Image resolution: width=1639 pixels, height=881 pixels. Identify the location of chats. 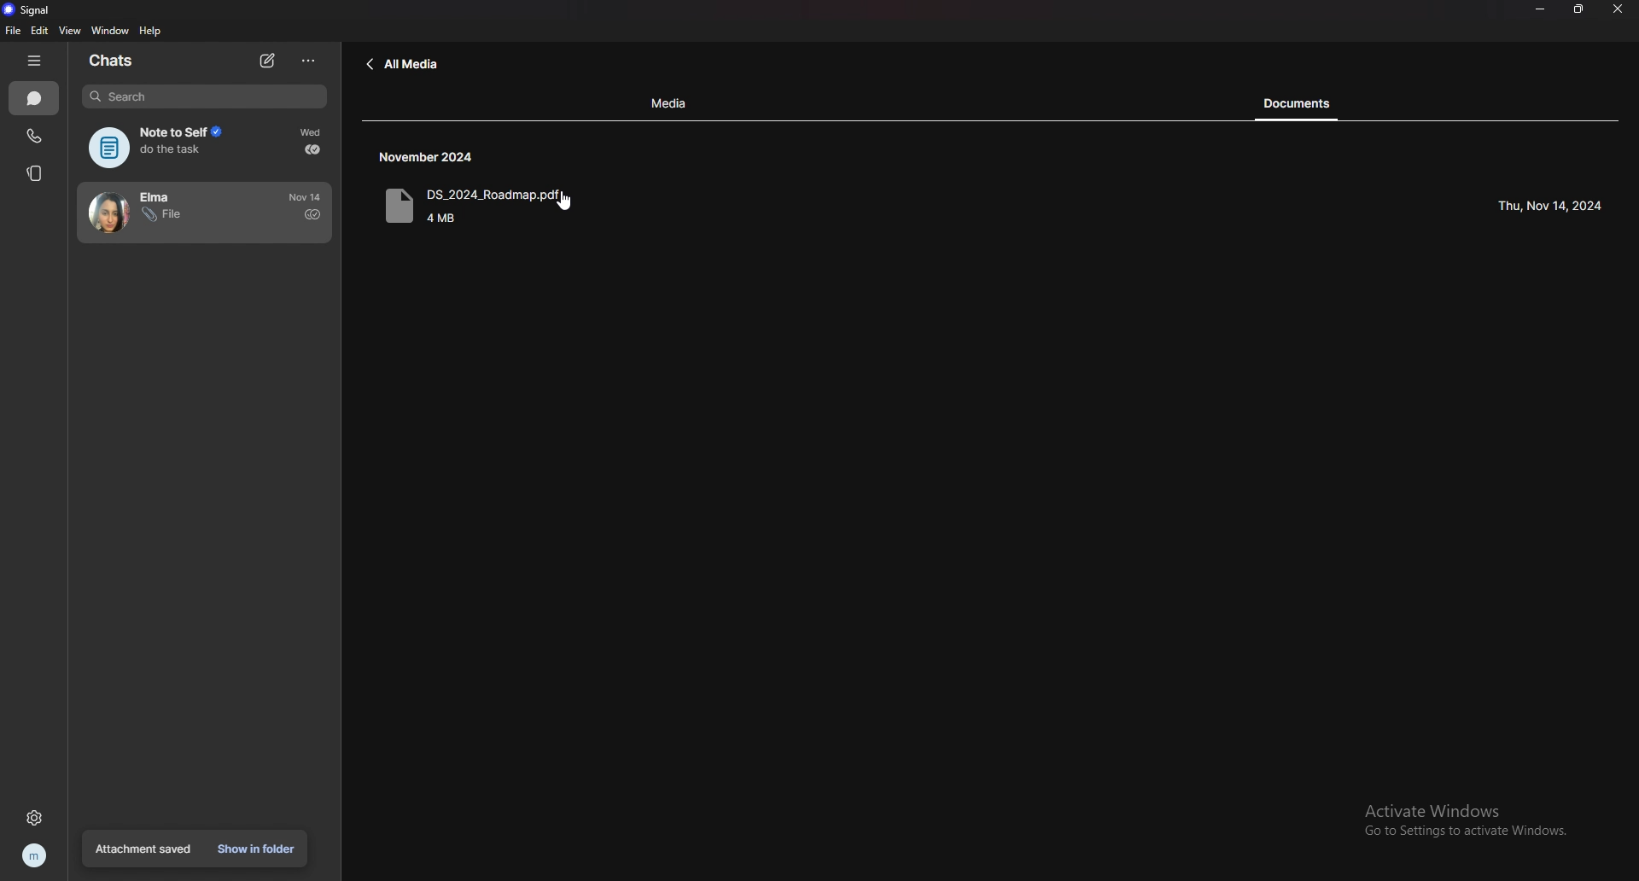
(35, 97).